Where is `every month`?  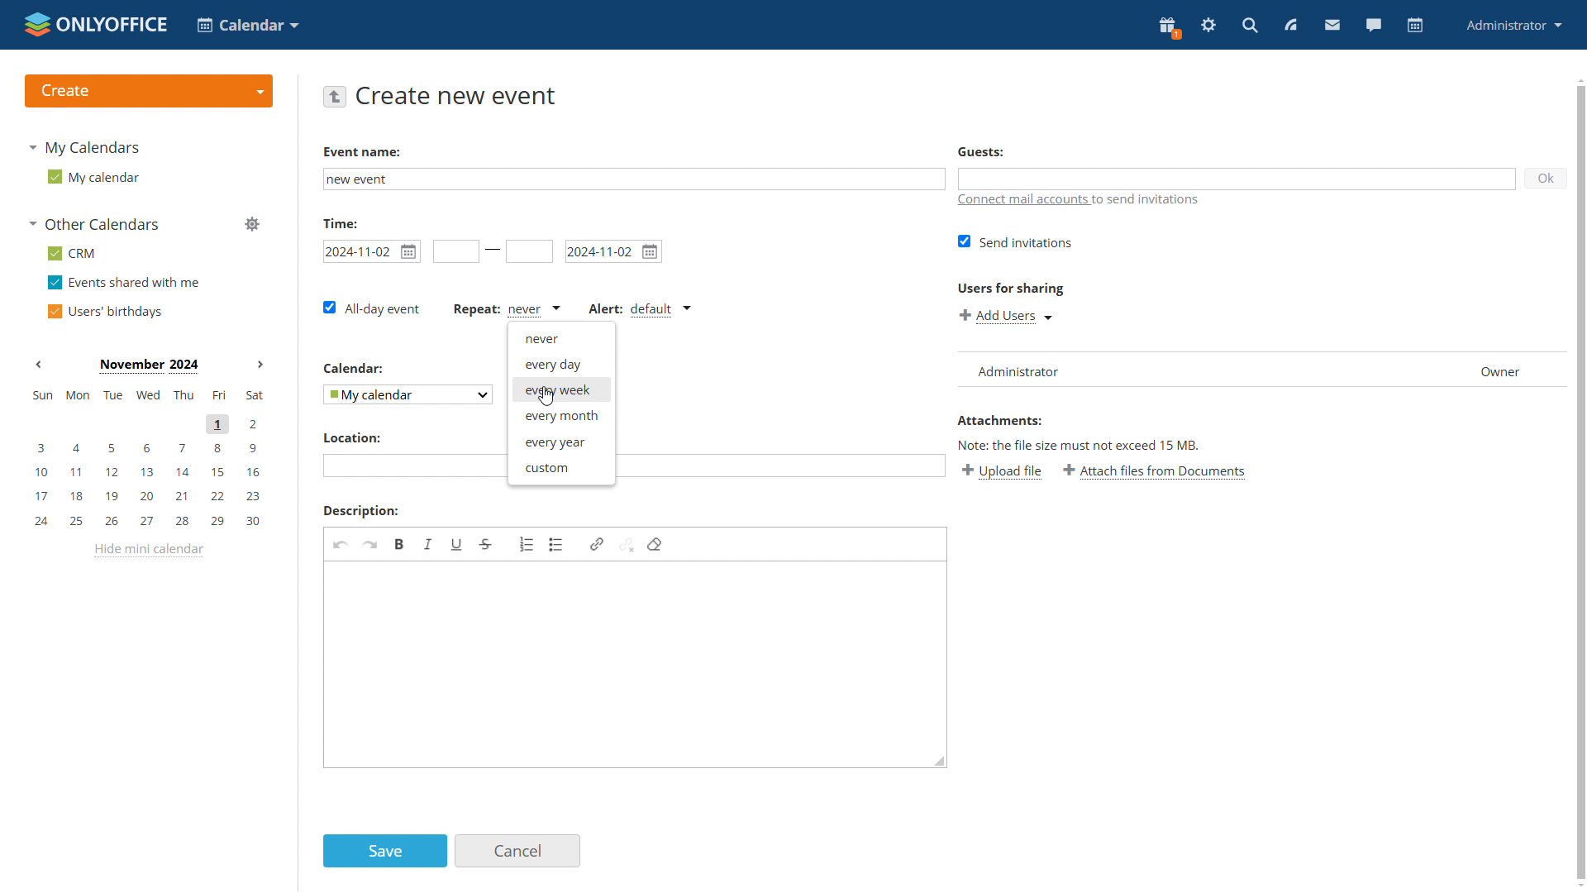 every month is located at coordinates (561, 417).